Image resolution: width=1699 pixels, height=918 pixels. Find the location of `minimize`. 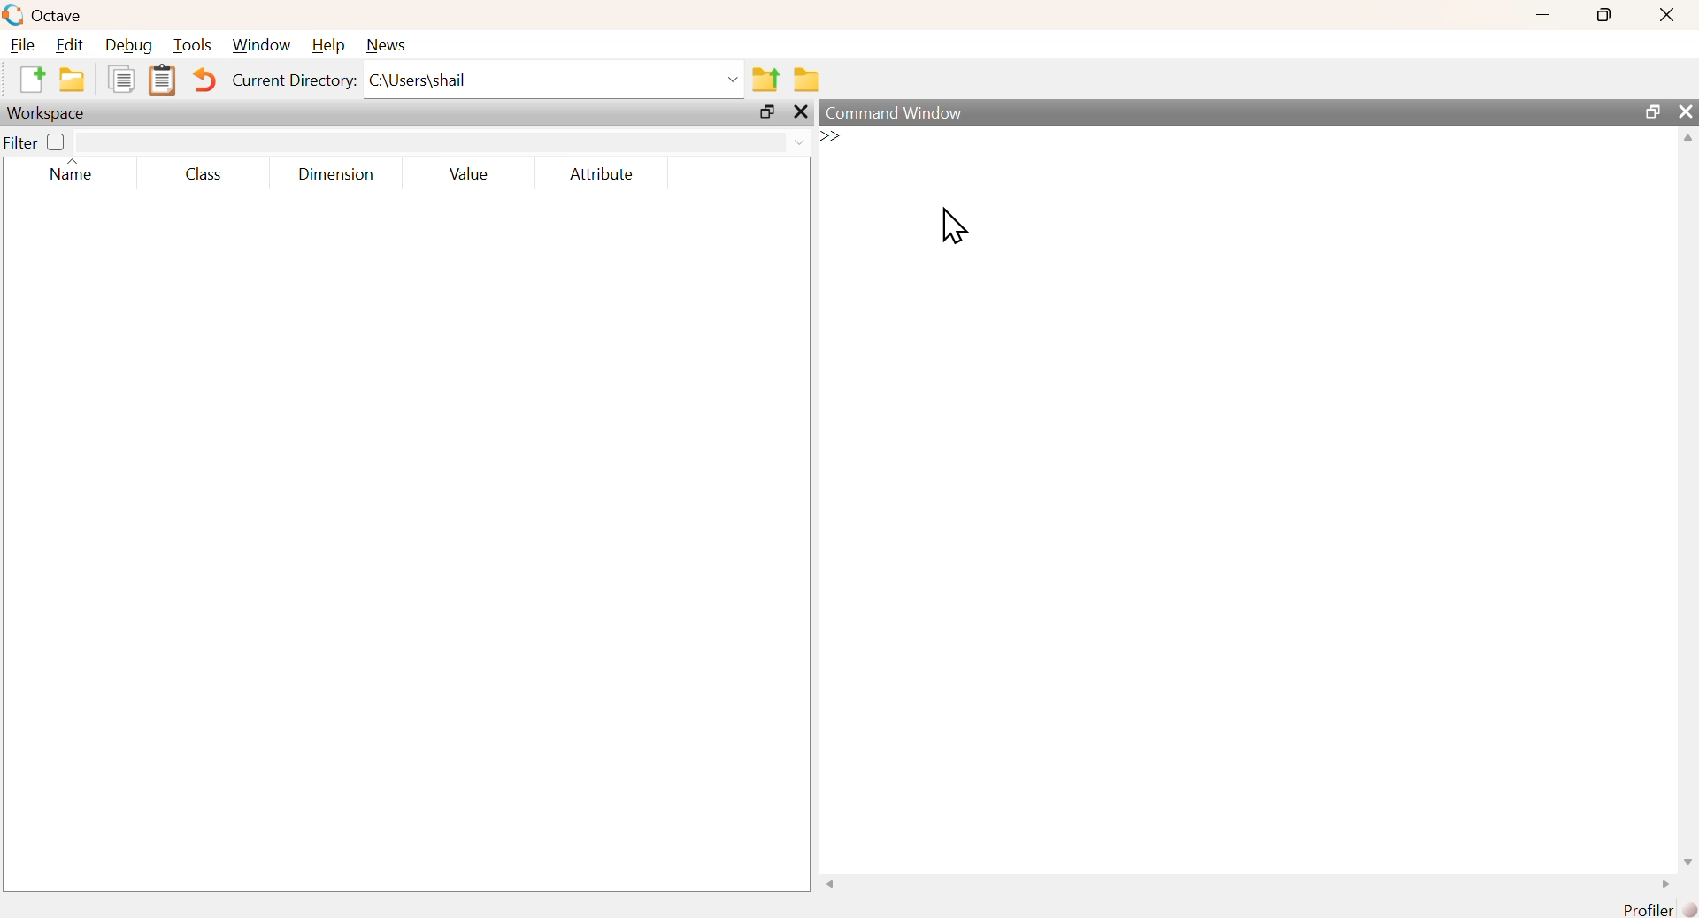

minimize is located at coordinates (1541, 17).